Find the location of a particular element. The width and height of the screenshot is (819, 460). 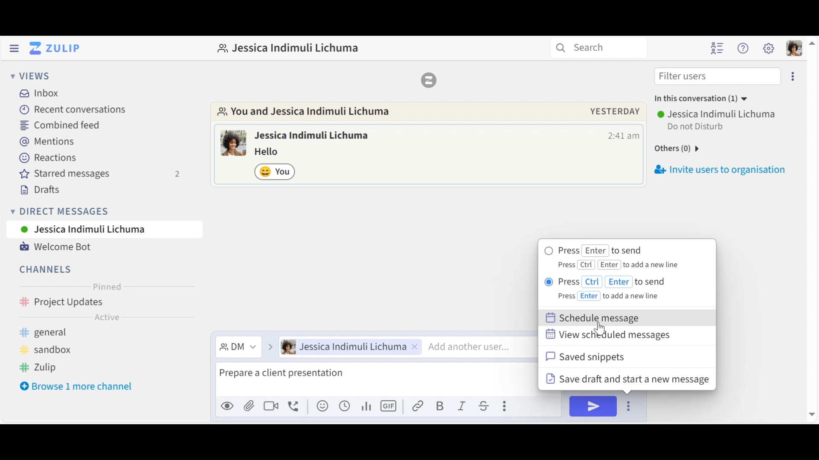

Direct Messages is located at coordinates (102, 211).